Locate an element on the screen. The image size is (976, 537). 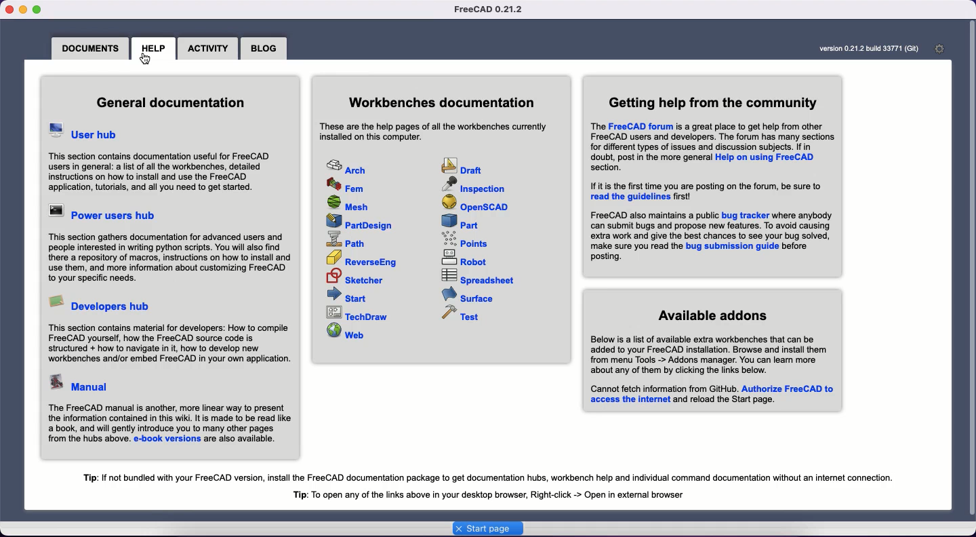
Help clicked is located at coordinates (152, 45).